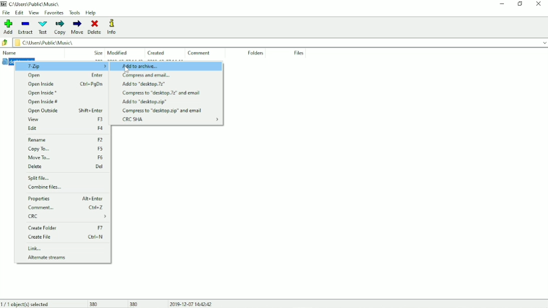 The width and height of the screenshot is (548, 308). Describe the element at coordinates (35, 4) in the screenshot. I see `File location` at that location.